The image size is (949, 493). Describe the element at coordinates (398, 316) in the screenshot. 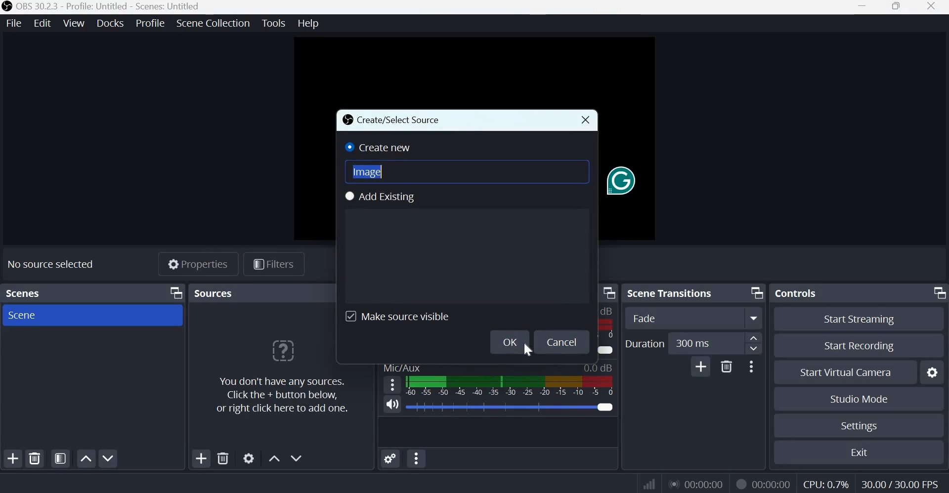

I see `Make source visible` at that location.